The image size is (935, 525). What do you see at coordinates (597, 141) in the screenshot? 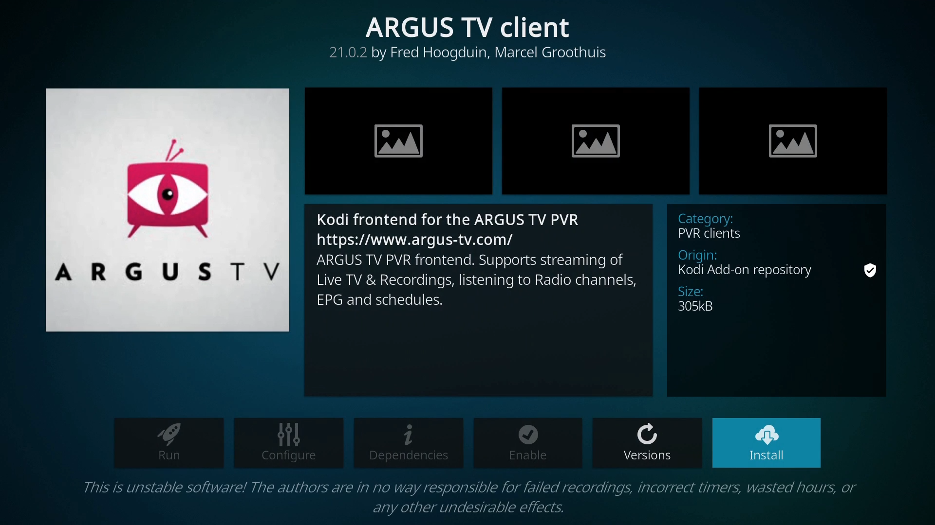
I see `insert image` at bounding box center [597, 141].